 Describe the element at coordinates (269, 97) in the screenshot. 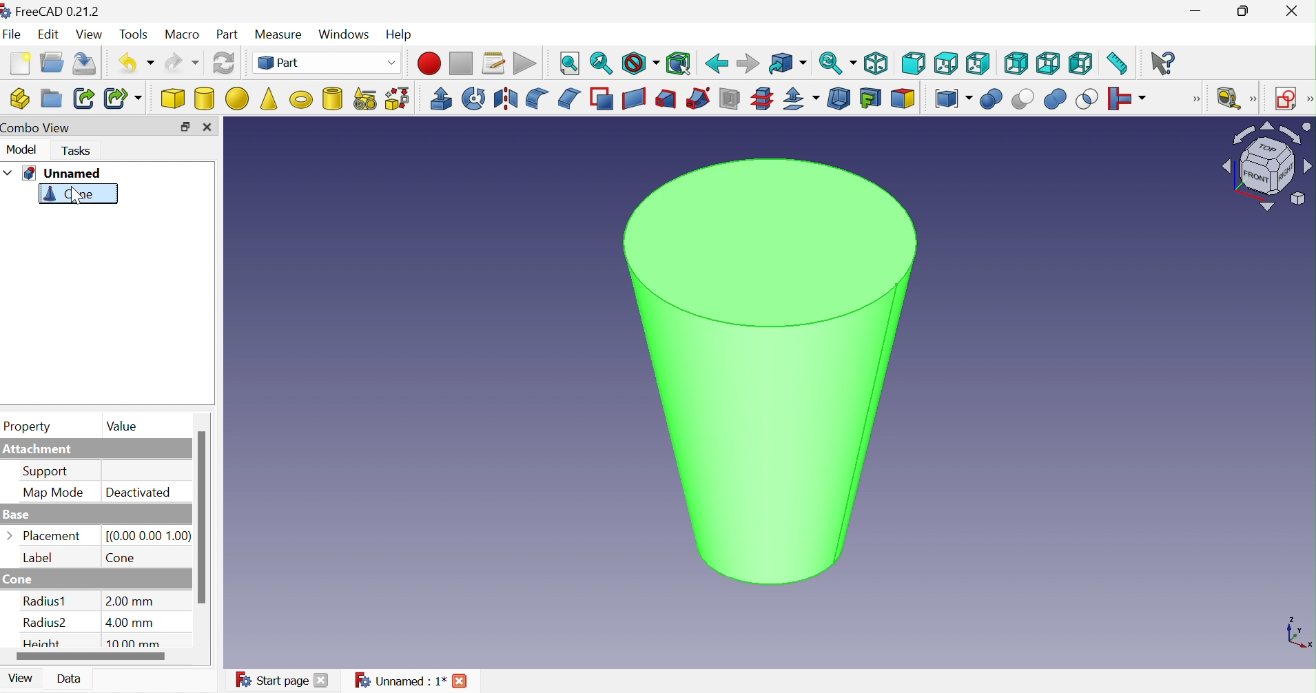

I see `Cone` at that location.